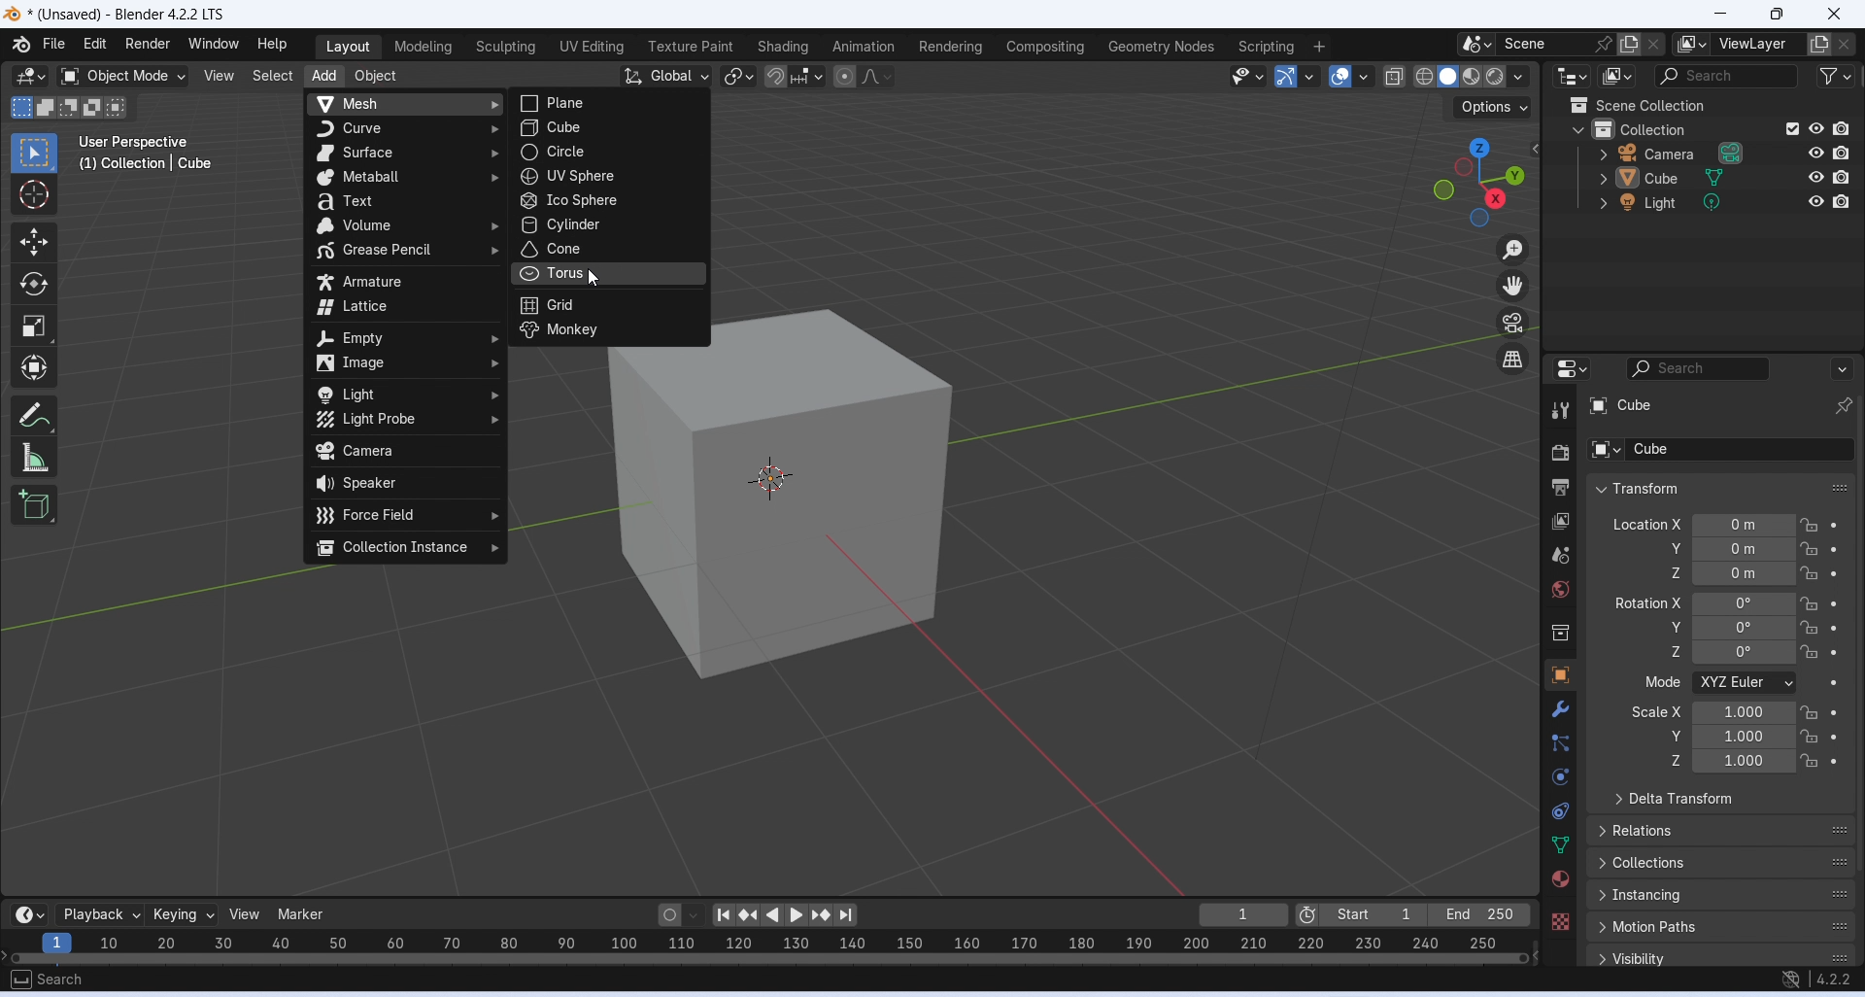 The image size is (1865, 997). What do you see at coordinates (35, 194) in the screenshot?
I see `Cursor` at bounding box center [35, 194].